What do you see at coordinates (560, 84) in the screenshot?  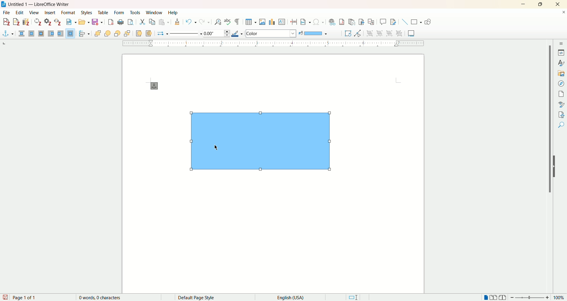 I see `navigator` at bounding box center [560, 84].